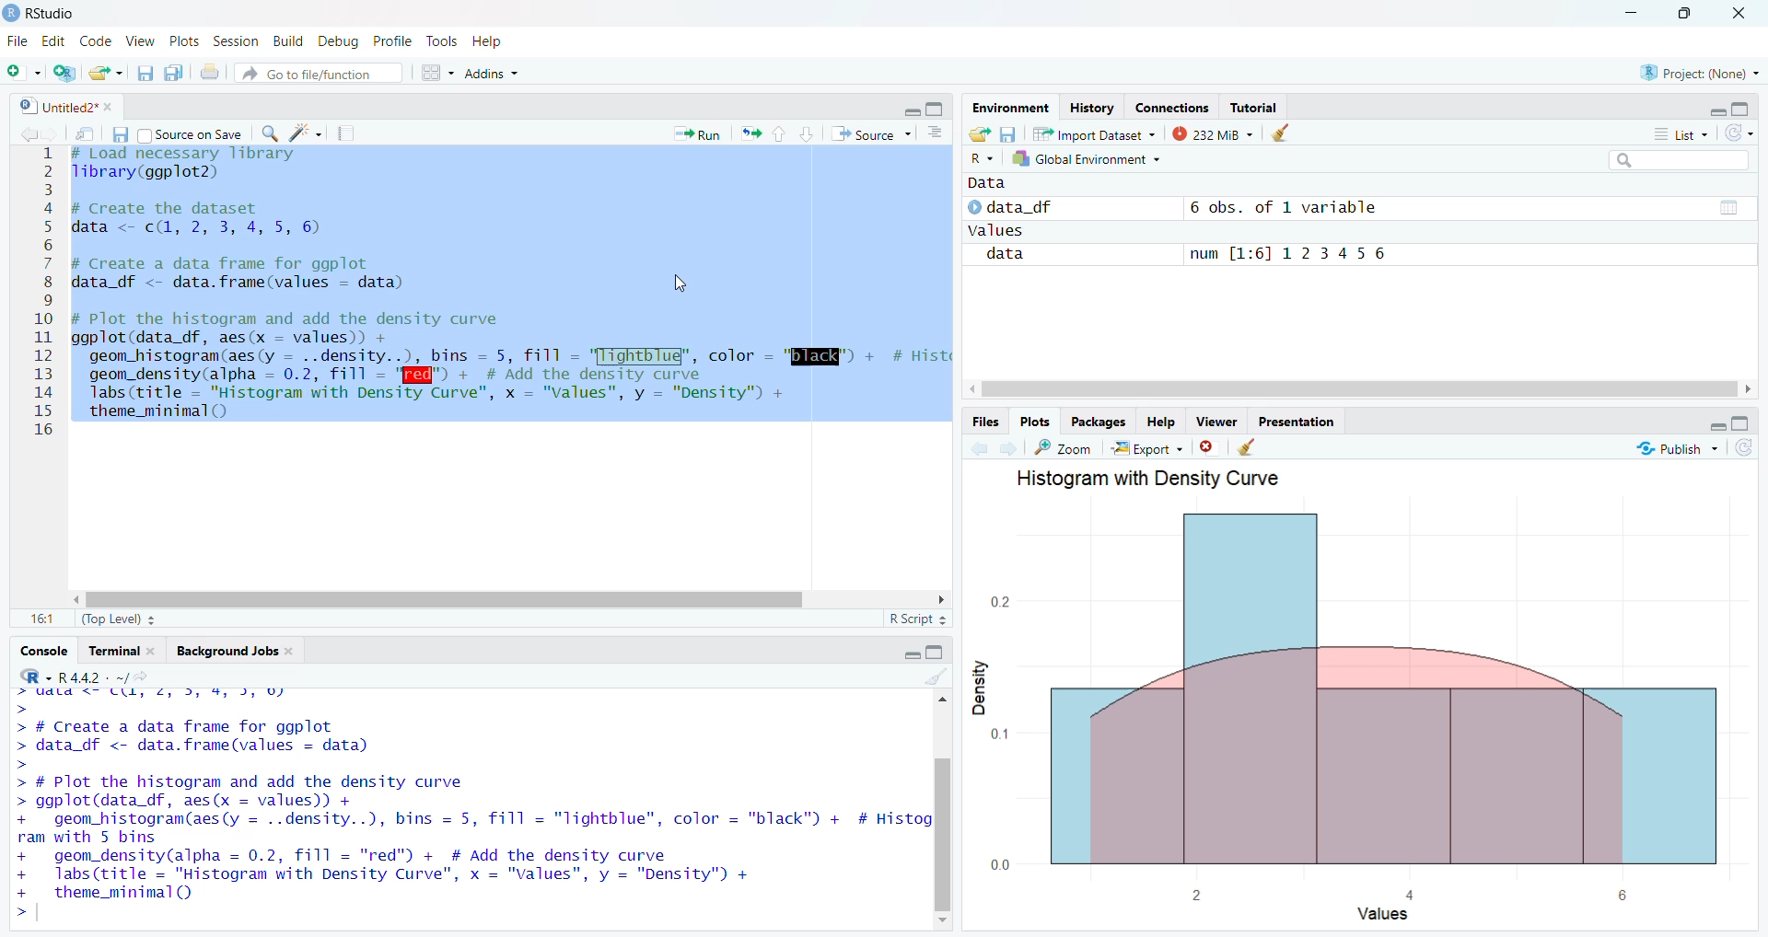 This screenshot has width=1768, height=937. What do you see at coordinates (409, 873) in the screenshot?
I see `geom_density(alpha = 0.2, fill = "red") + # Add the density curve
labs(title = "Histogram with Density Curve", x = "values", y = "Density") +
theme minimal` at bounding box center [409, 873].